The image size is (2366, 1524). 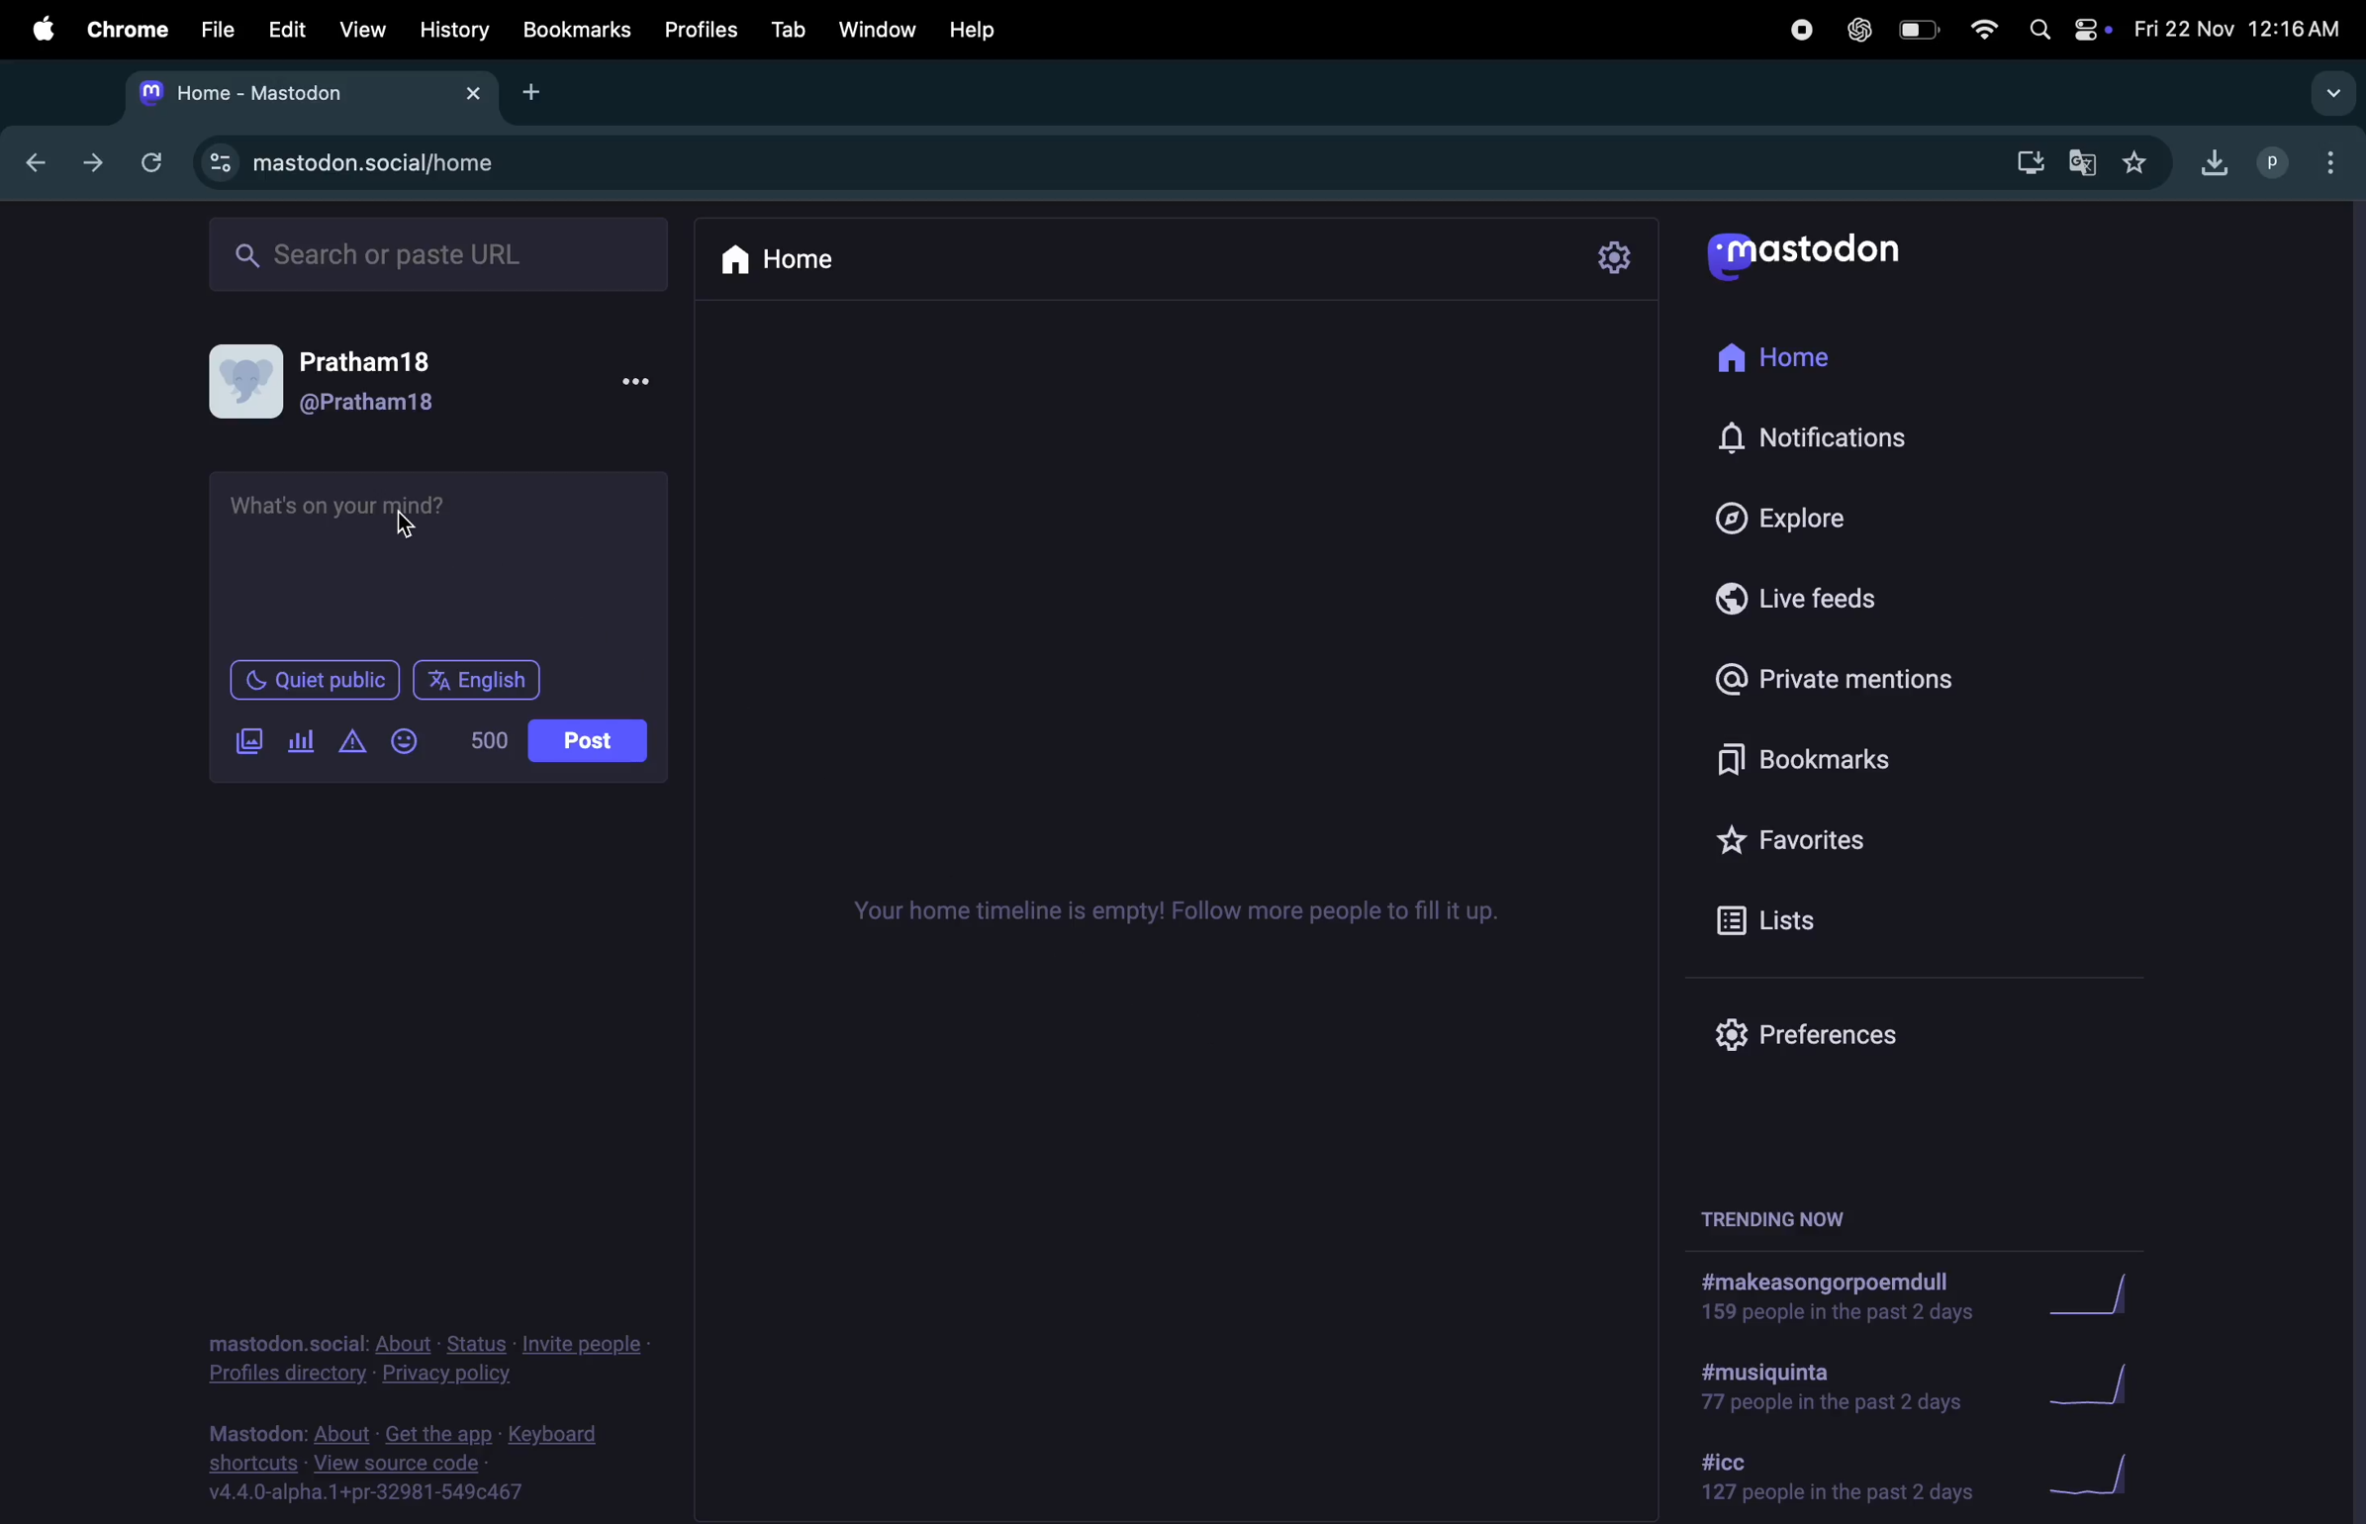 What do you see at coordinates (700, 31) in the screenshot?
I see `profiles` at bounding box center [700, 31].